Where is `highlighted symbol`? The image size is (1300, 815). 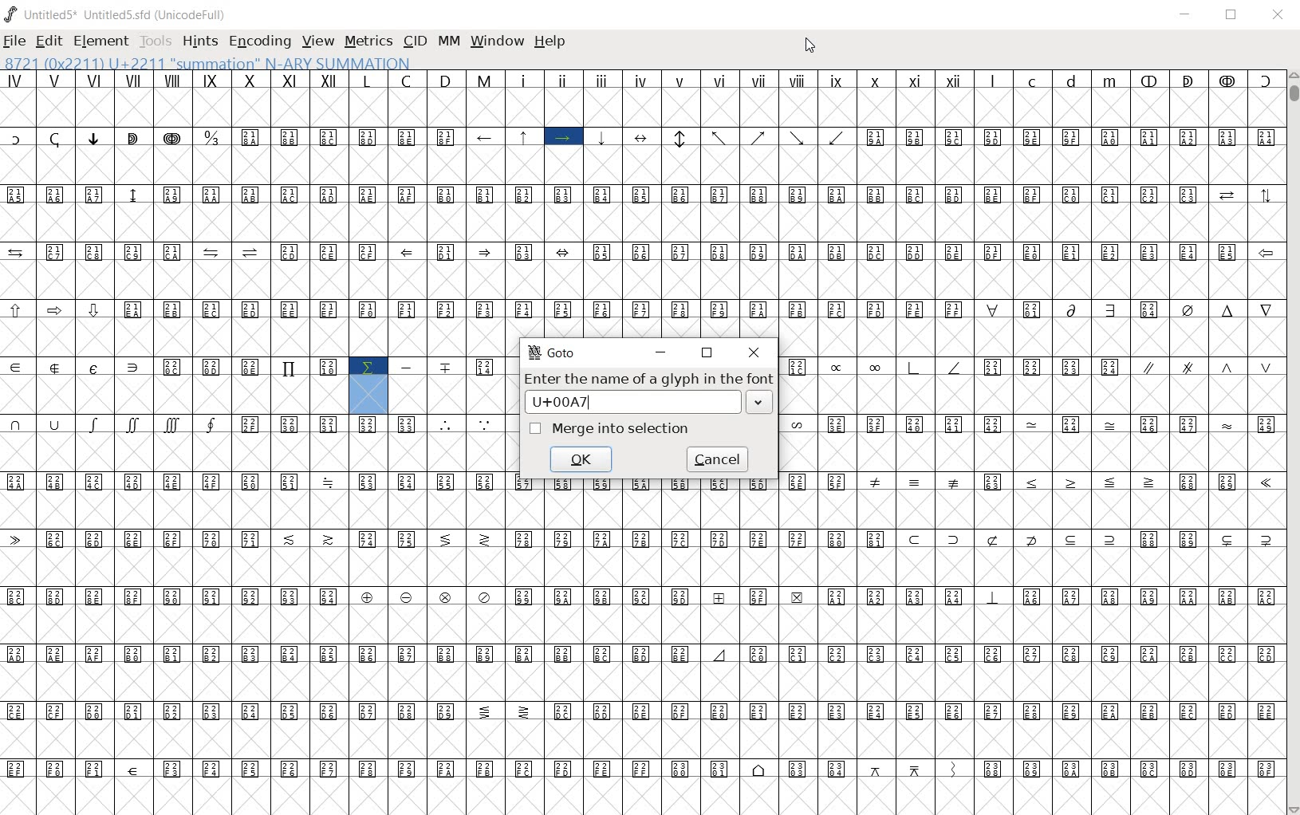
highlighted symbol is located at coordinates (368, 385).